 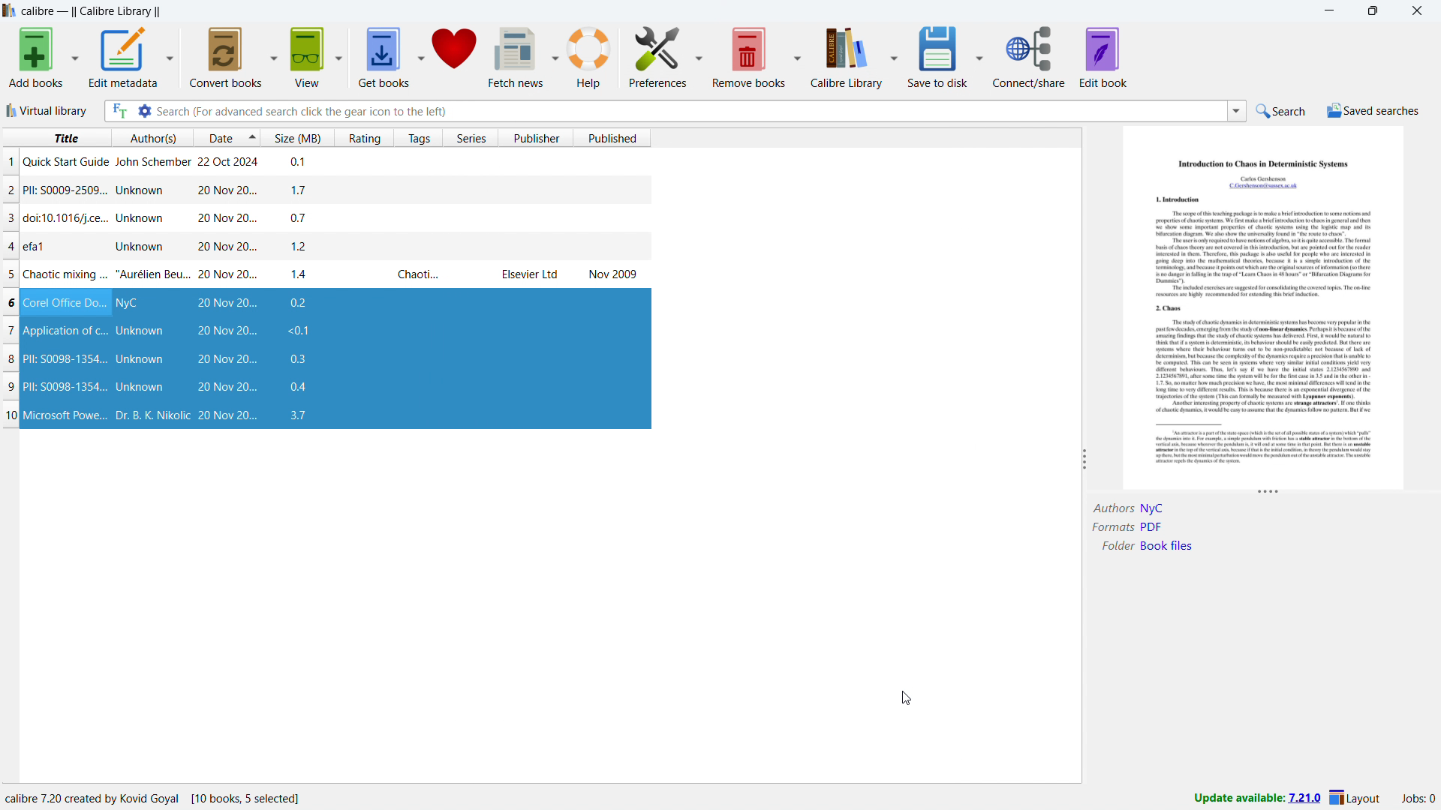 What do you see at coordinates (1373, 110) in the screenshot?
I see `saved searches menu` at bounding box center [1373, 110].